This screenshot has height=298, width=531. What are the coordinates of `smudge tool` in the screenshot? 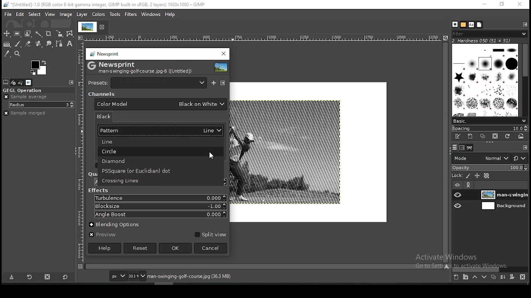 It's located at (49, 43).